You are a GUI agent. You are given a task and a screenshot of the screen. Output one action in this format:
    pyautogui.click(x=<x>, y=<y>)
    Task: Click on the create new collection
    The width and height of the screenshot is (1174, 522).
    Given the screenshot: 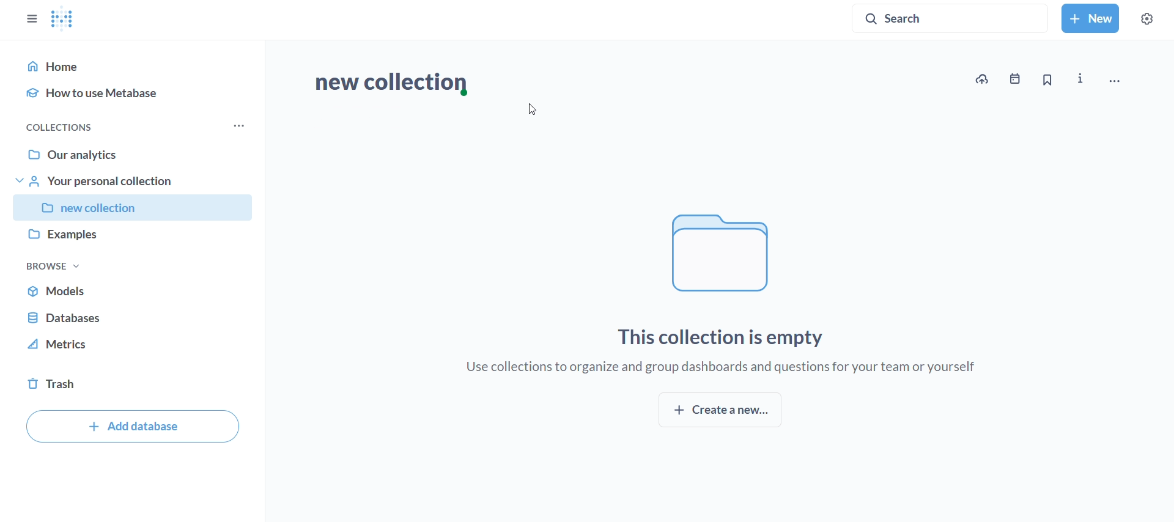 What is the action you would take?
    pyautogui.click(x=720, y=410)
    